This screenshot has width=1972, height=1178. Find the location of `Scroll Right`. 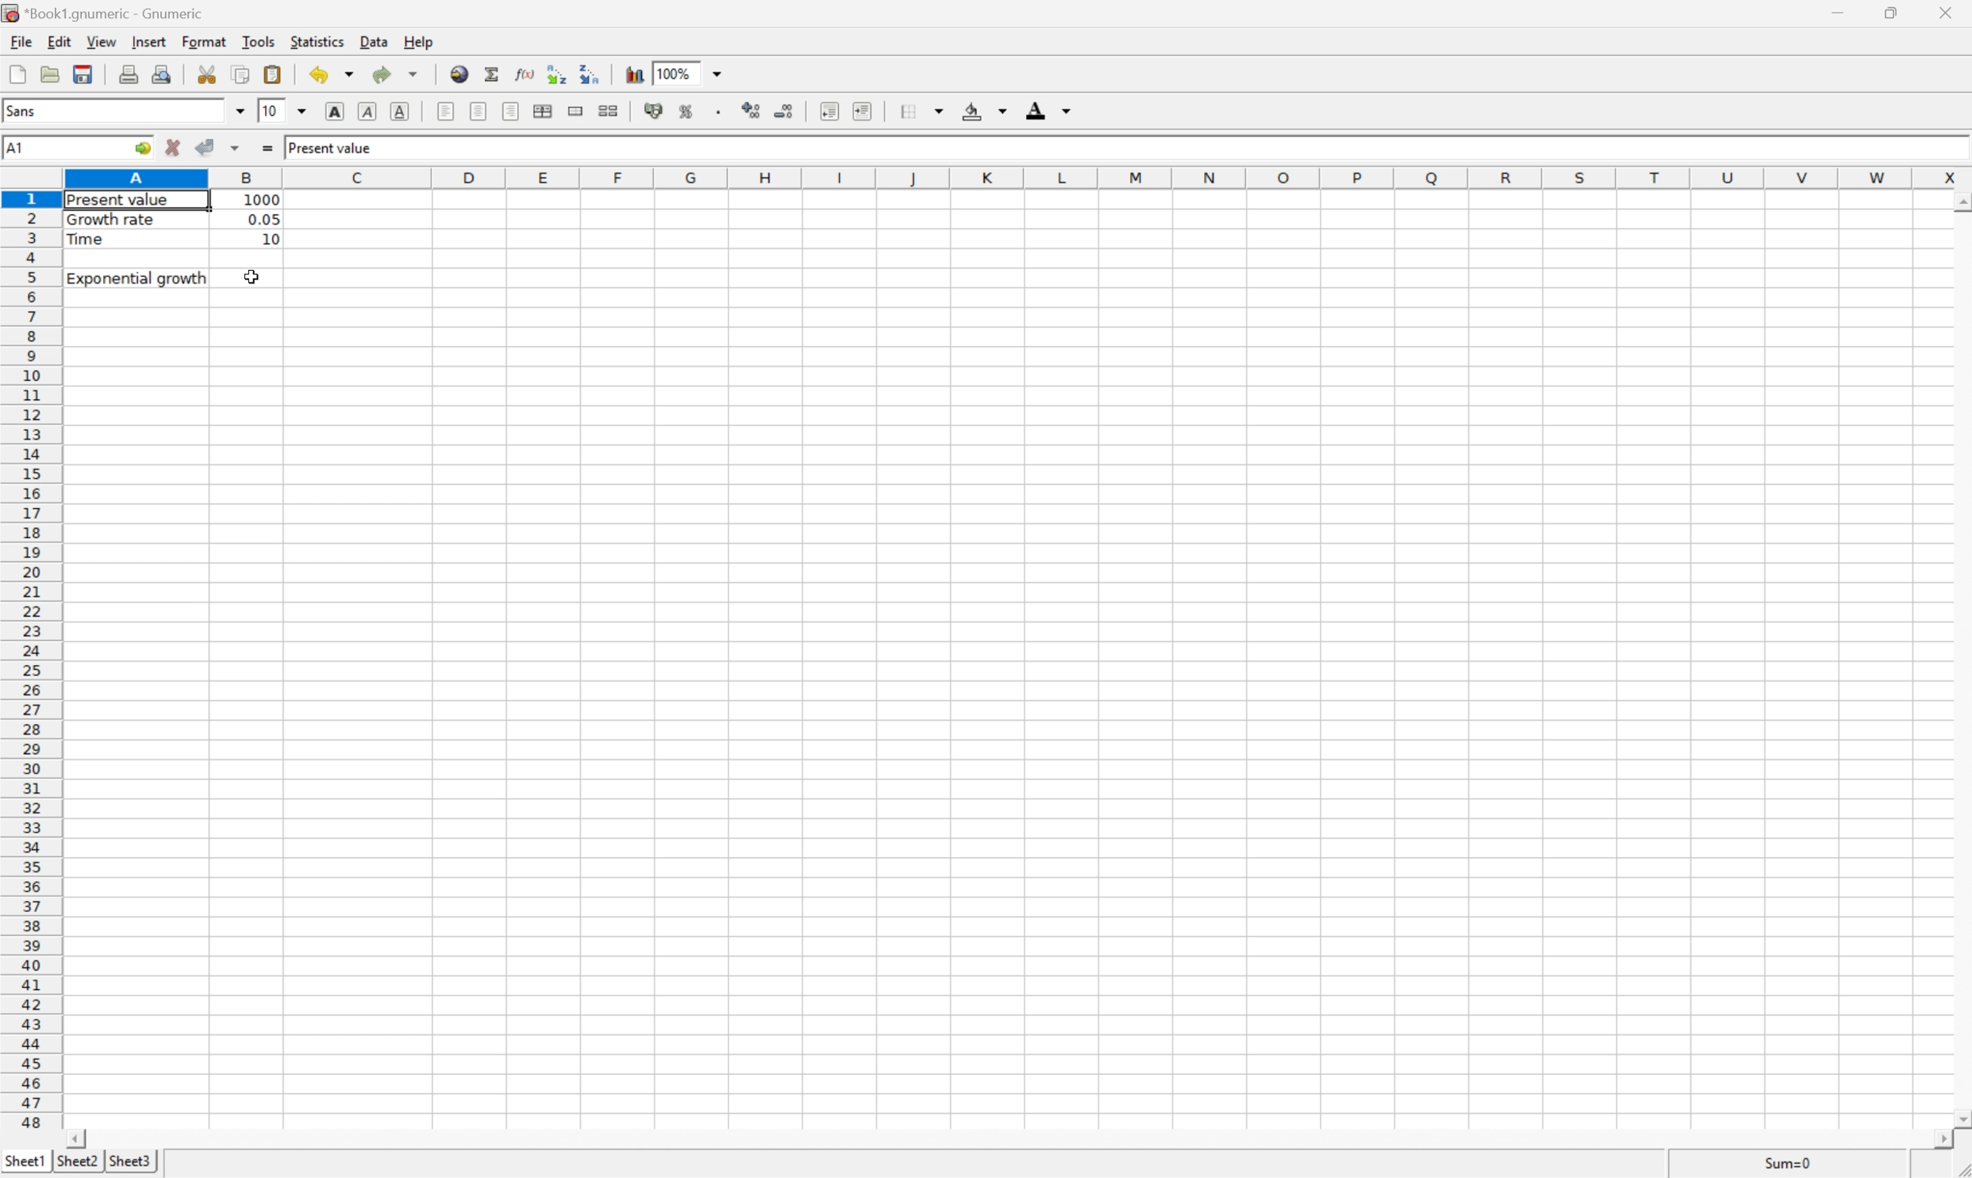

Scroll Right is located at coordinates (1940, 1140).